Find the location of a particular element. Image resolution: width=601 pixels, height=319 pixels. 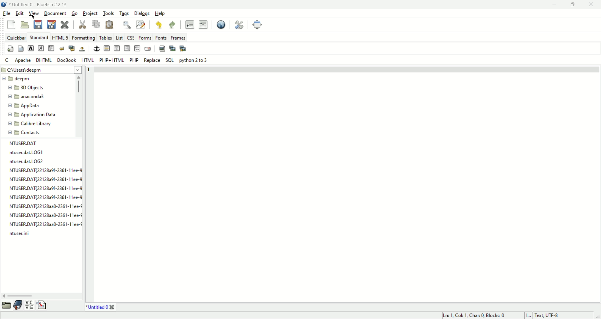

DocBook is located at coordinates (66, 60).